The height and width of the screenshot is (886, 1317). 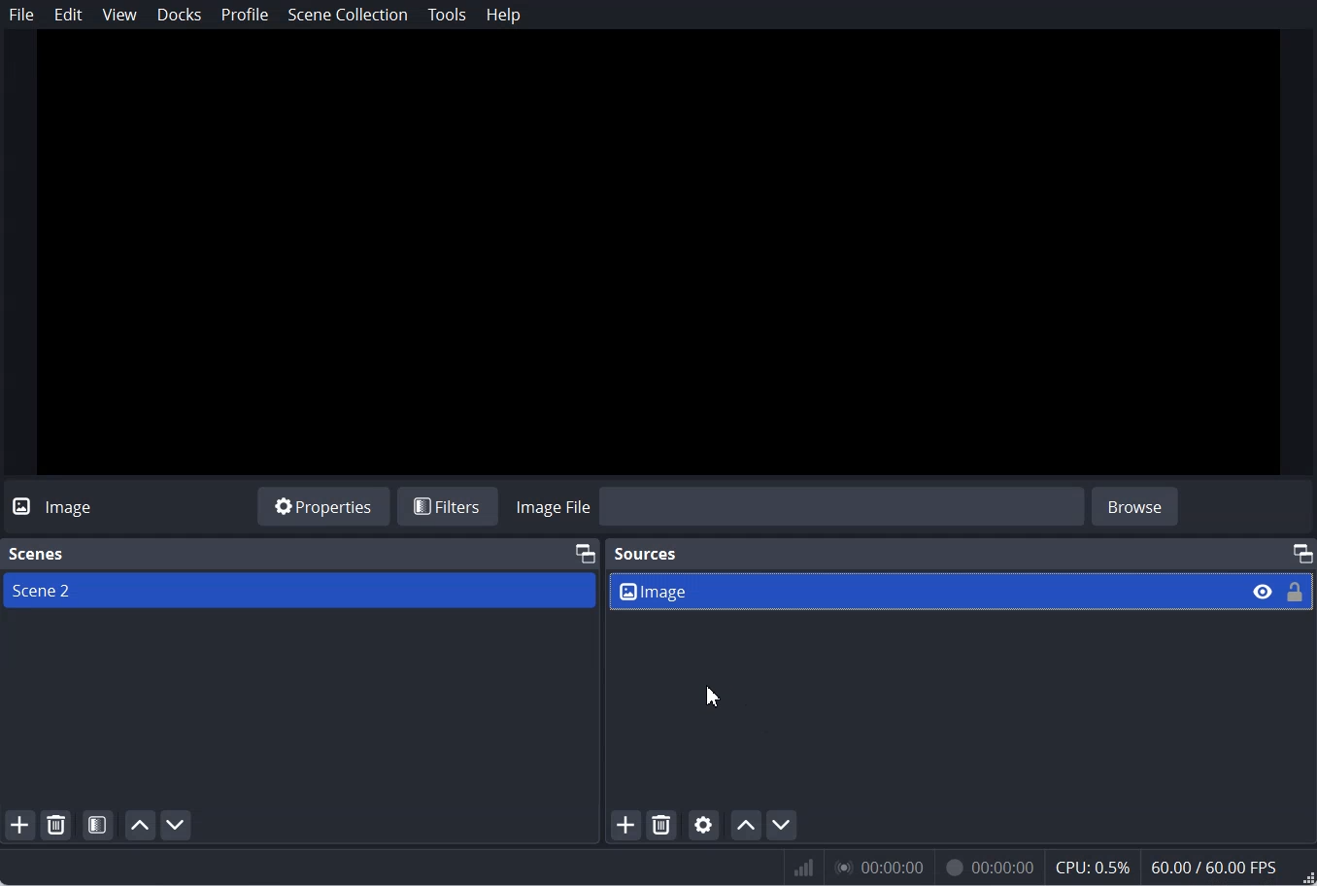 What do you see at coordinates (56, 825) in the screenshot?
I see `Remove selected Scene` at bounding box center [56, 825].